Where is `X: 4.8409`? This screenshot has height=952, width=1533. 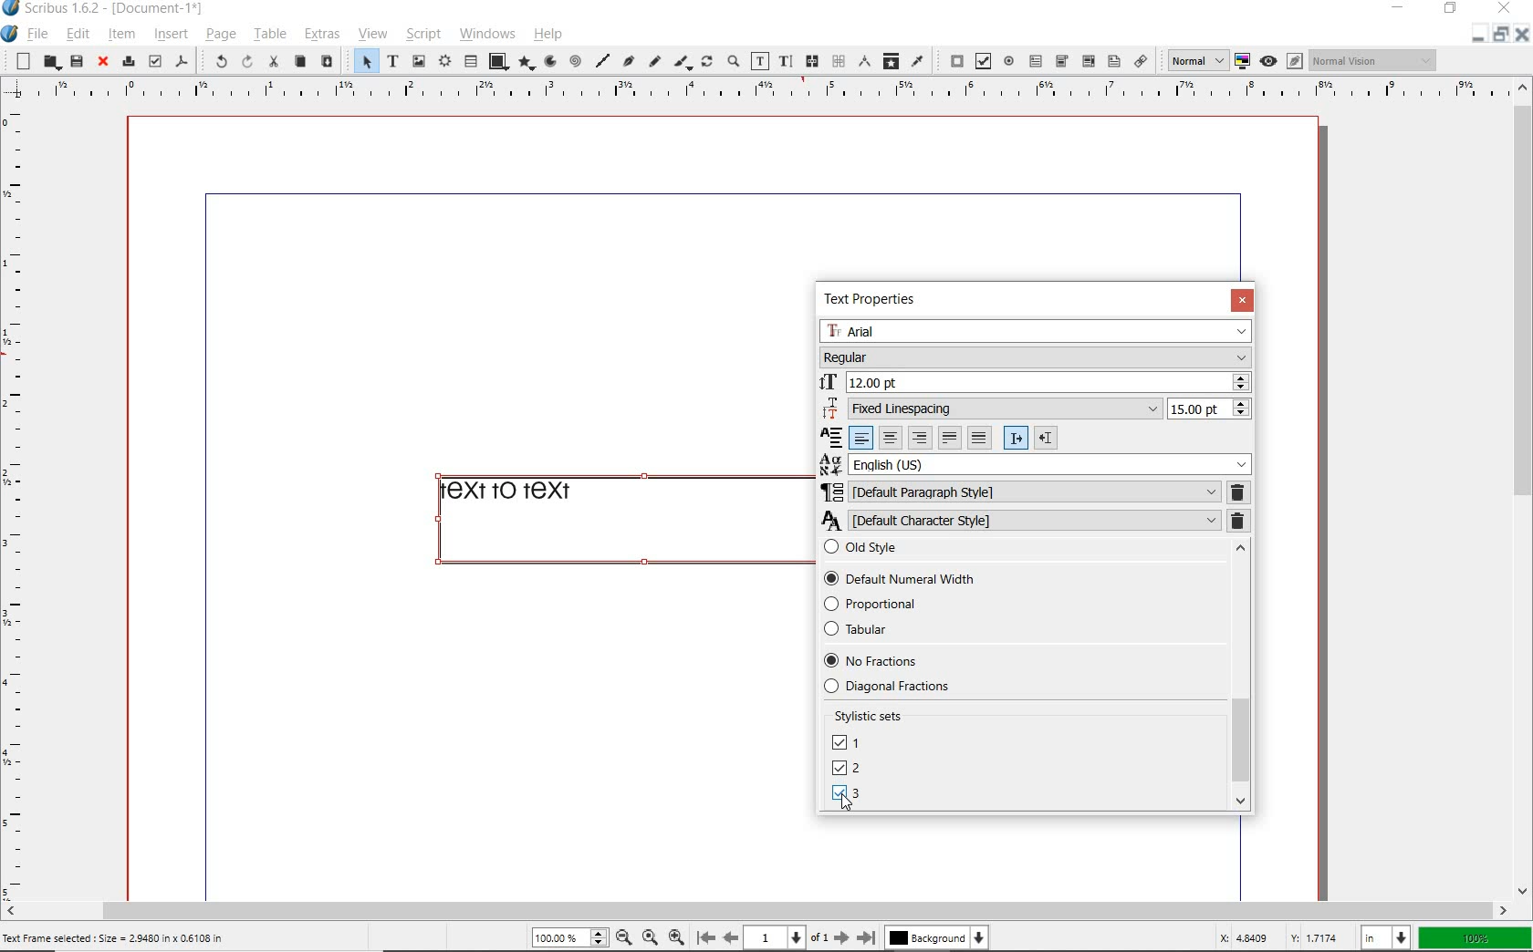
X: 4.8409 is located at coordinates (1247, 937).